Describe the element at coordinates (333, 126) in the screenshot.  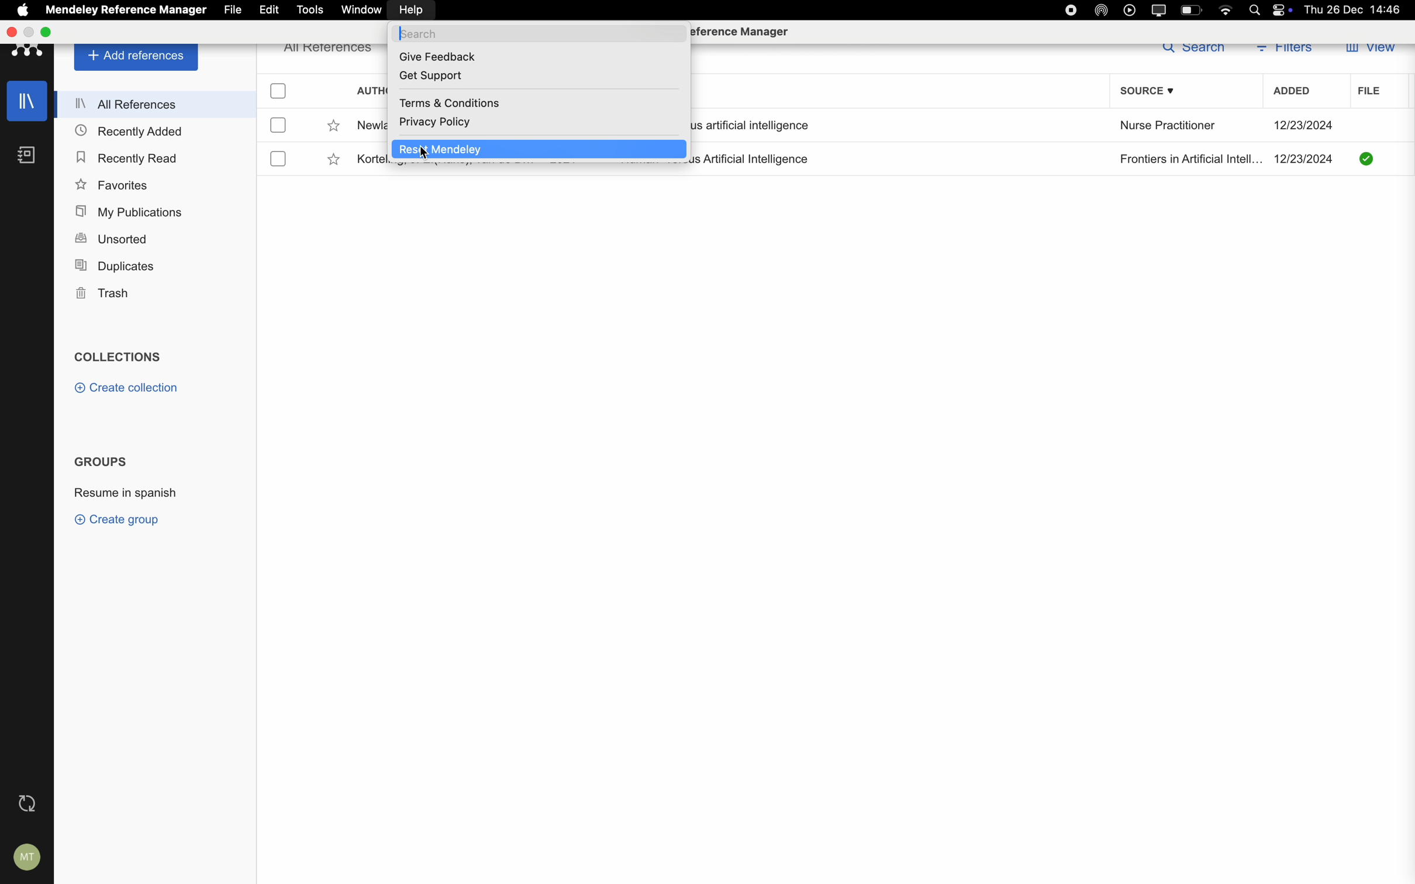
I see `favorite` at that location.